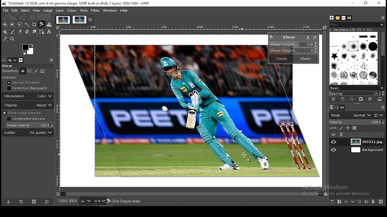 Image resolution: width=387 pixels, height=217 pixels. Describe the element at coordinates (361, 99) in the screenshot. I see `delete this brush` at that location.